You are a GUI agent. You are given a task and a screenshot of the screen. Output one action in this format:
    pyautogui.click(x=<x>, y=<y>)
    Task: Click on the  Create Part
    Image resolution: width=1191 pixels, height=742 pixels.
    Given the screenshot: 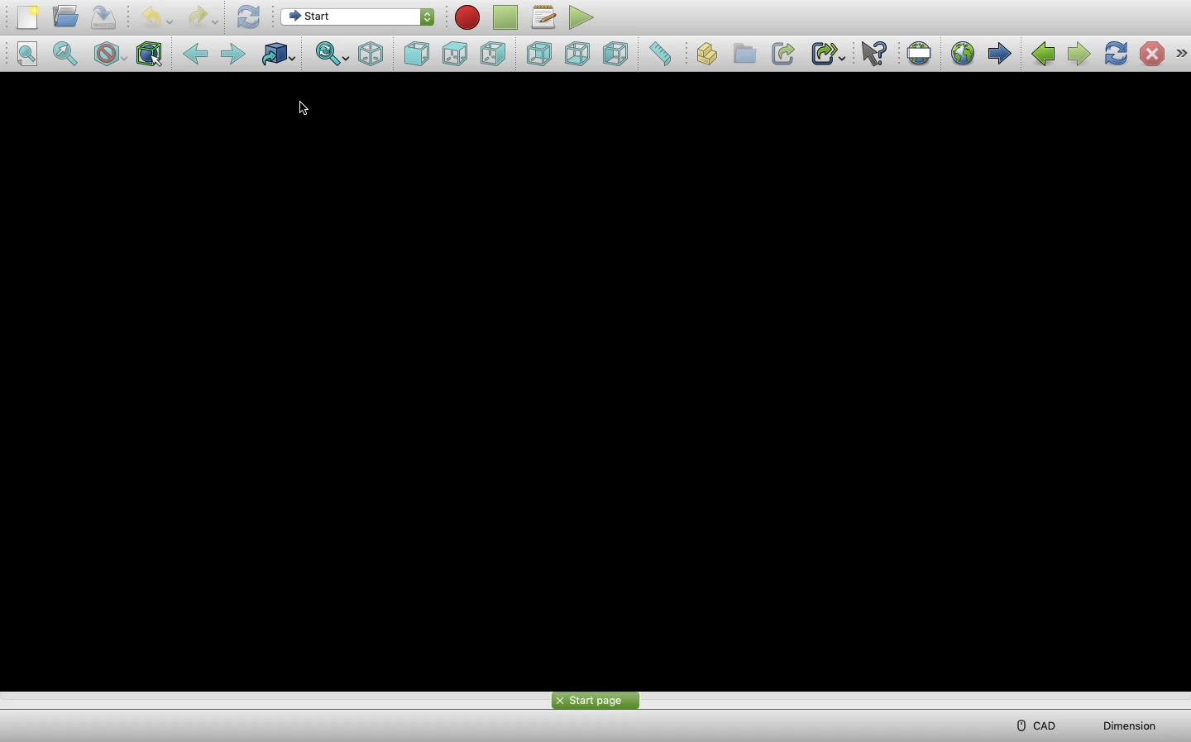 What is the action you would take?
    pyautogui.click(x=706, y=54)
    